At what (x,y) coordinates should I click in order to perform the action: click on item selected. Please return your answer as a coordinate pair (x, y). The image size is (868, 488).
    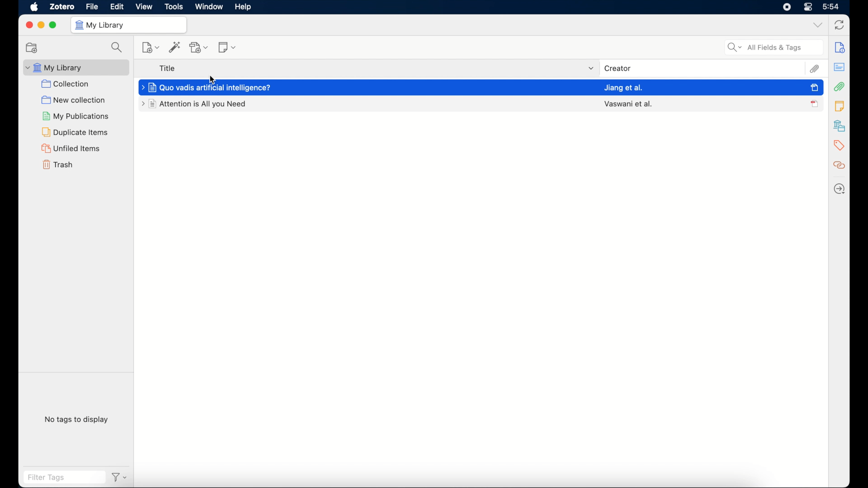
    Looking at the image, I should click on (814, 88).